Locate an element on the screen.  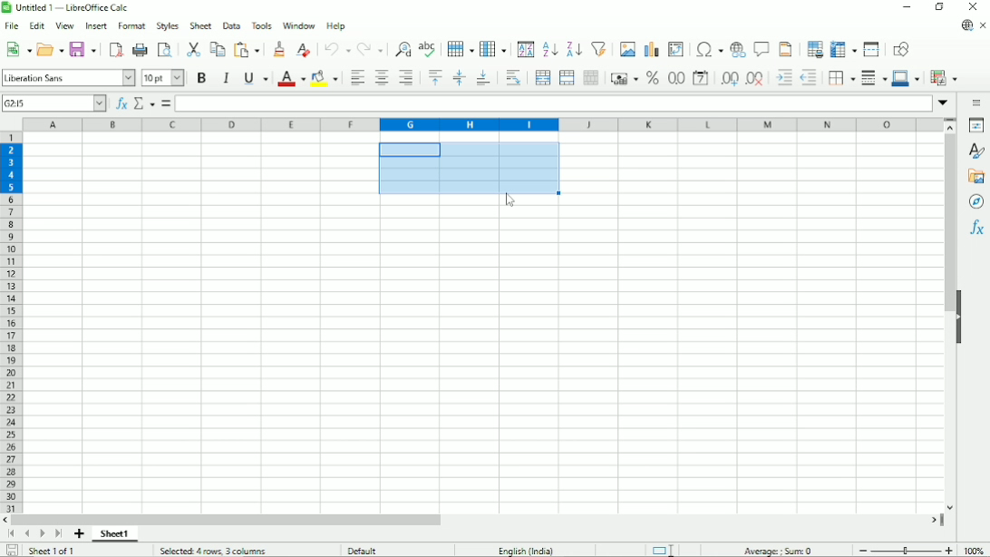
Row is located at coordinates (458, 48).